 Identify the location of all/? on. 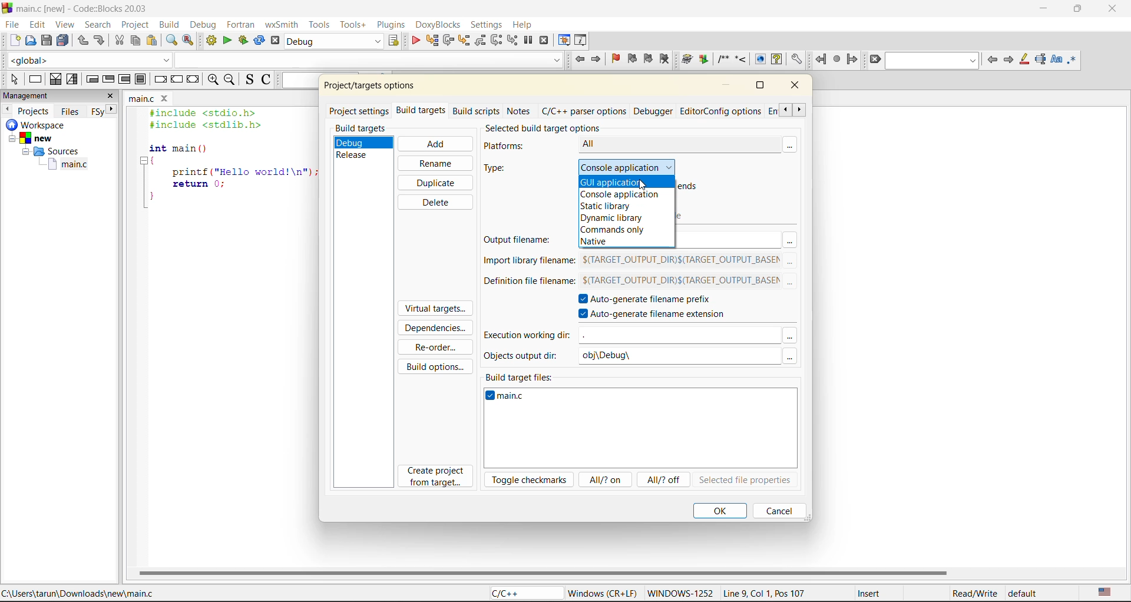
(606, 479).